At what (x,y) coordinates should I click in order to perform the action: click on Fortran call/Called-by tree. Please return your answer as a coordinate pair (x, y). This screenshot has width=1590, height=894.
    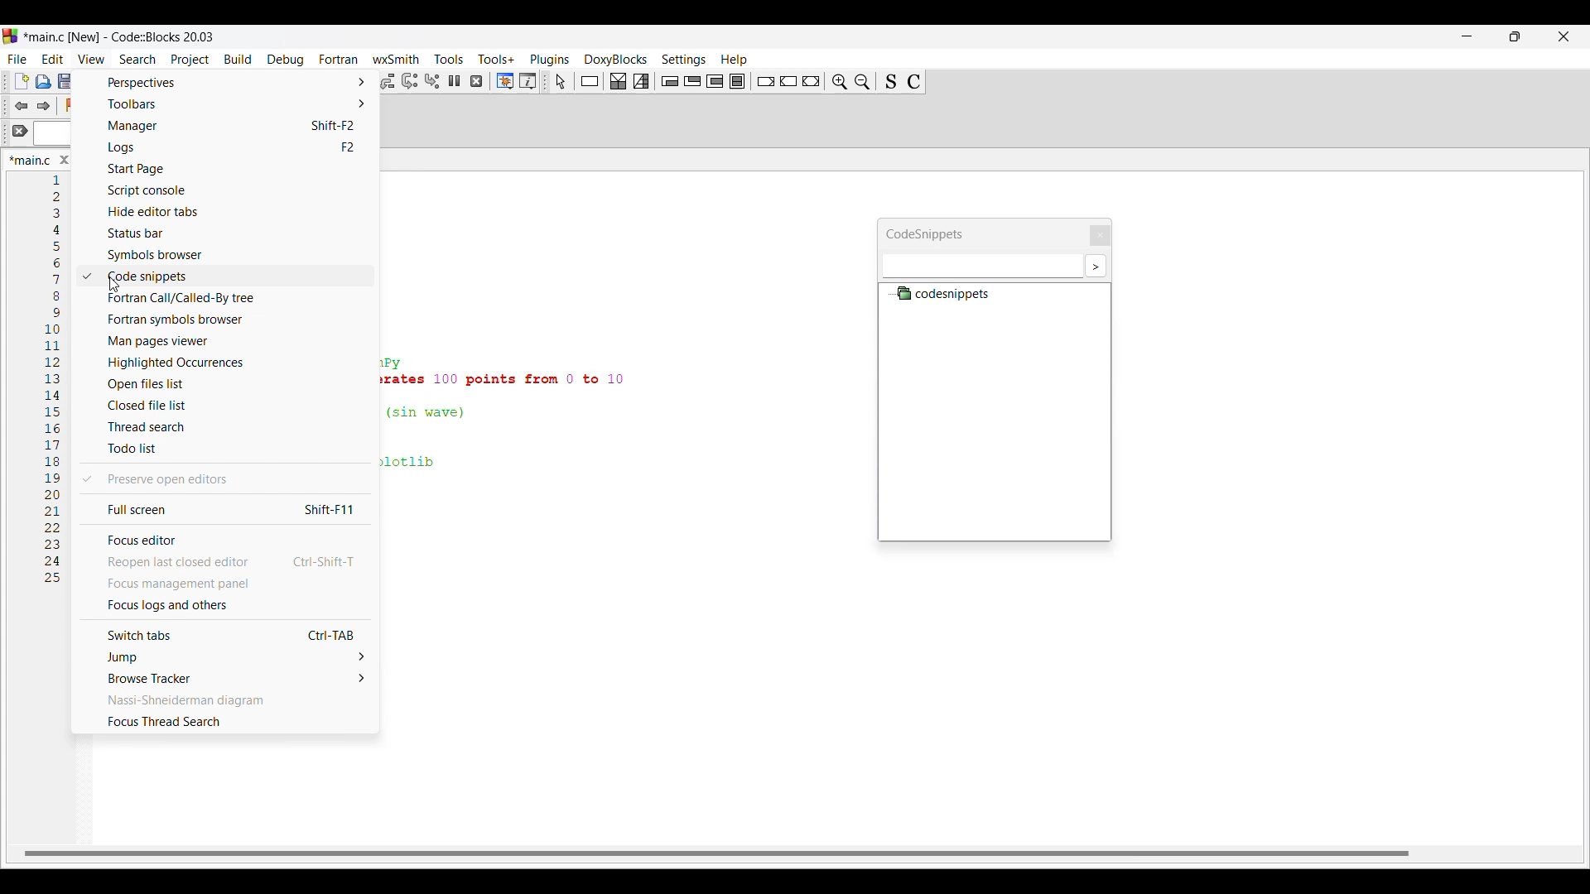
    Looking at the image, I should click on (236, 298).